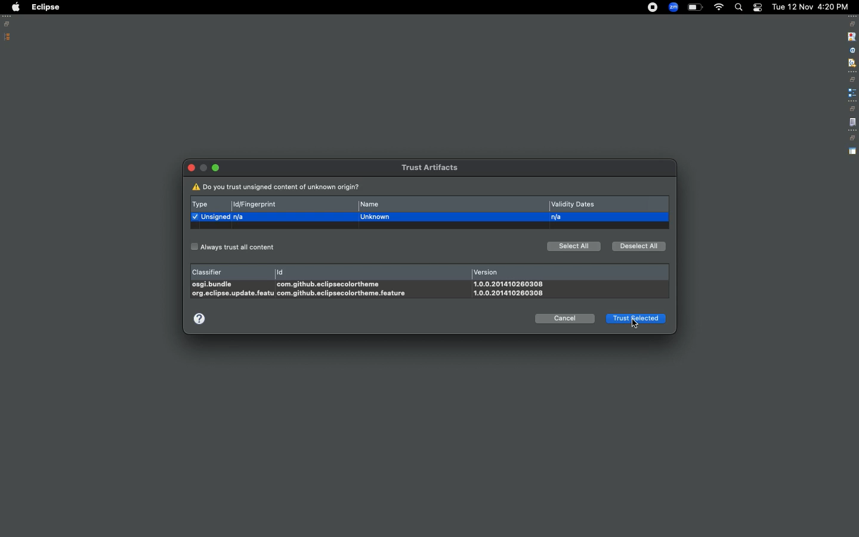 This screenshot has height=537, width=859. Describe the element at coordinates (233, 247) in the screenshot. I see `Always trust all content` at that location.